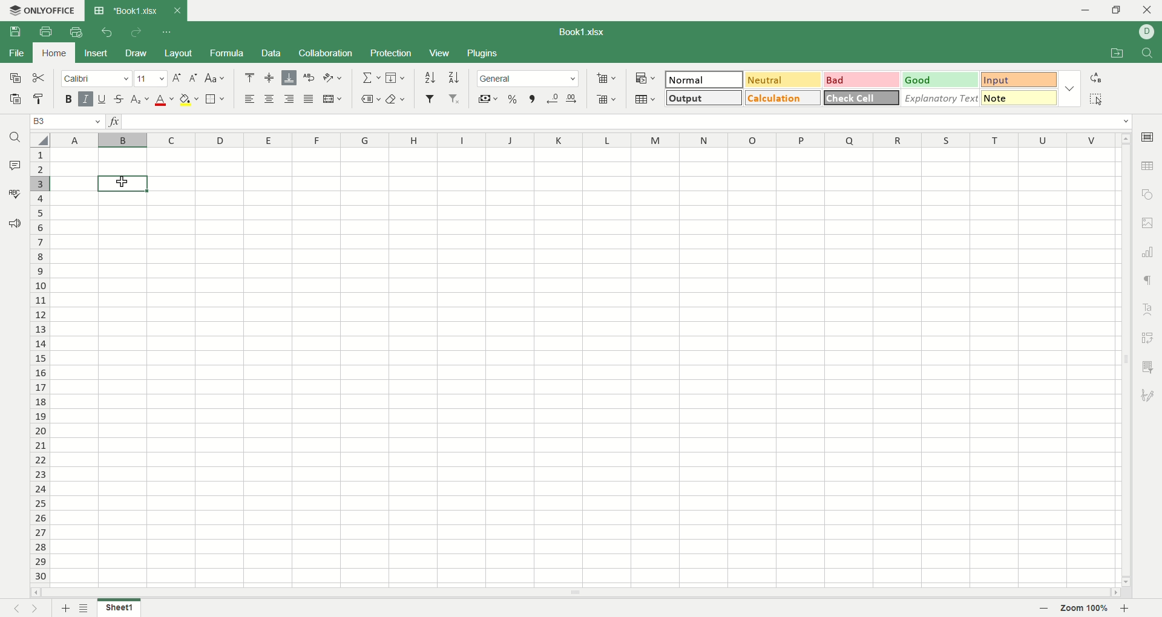  Describe the element at coordinates (103, 97) in the screenshot. I see `underline` at that location.